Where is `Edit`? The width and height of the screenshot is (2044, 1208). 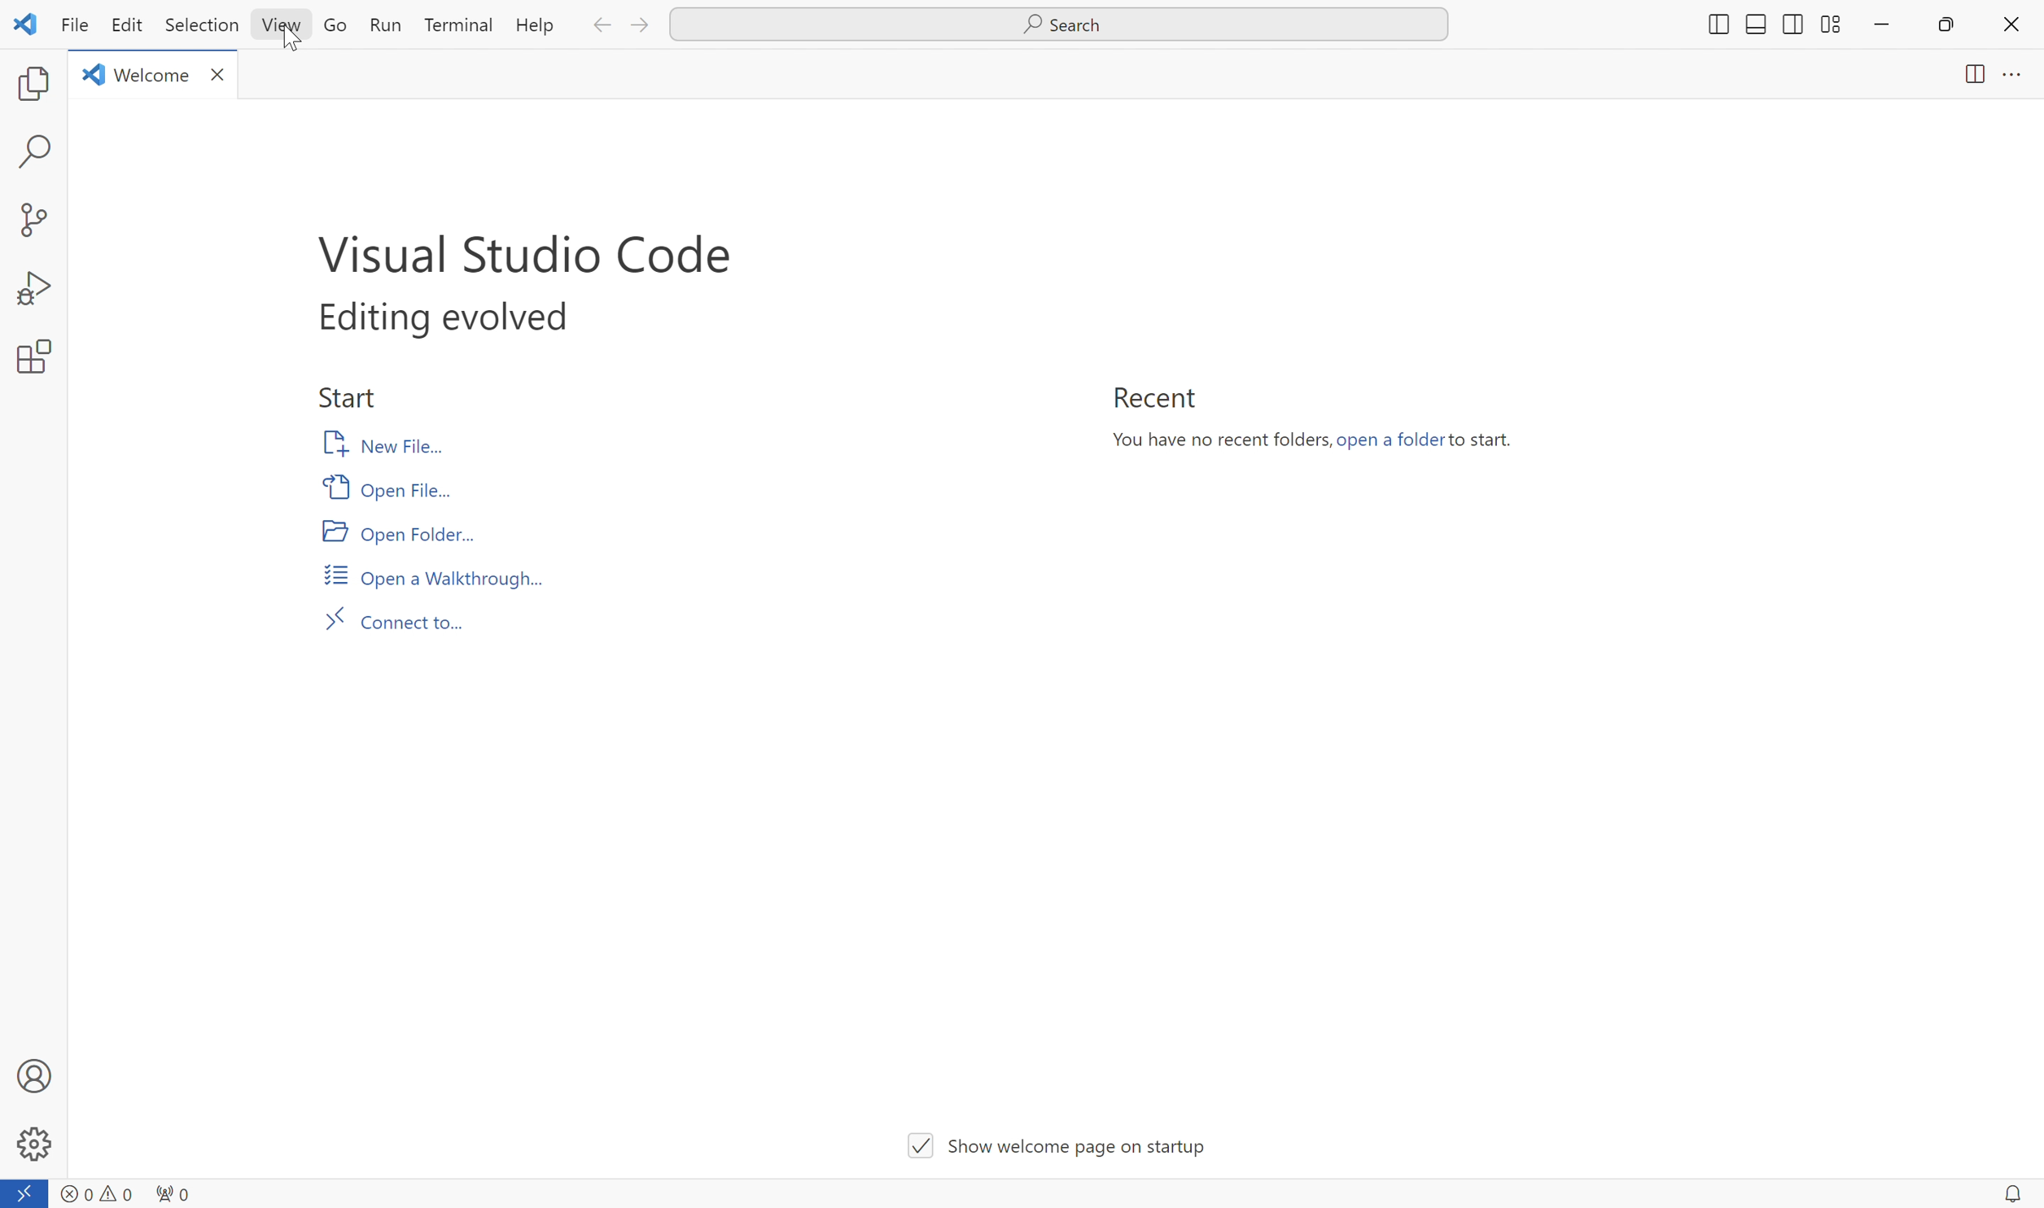
Edit is located at coordinates (131, 27).